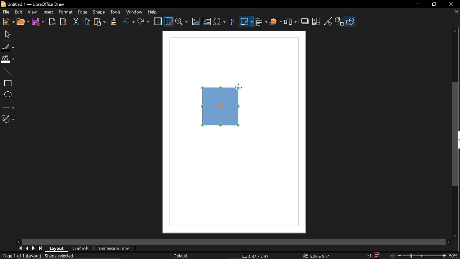 This screenshot has height=259, width=460. I want to click on Open, so click(23, 22).